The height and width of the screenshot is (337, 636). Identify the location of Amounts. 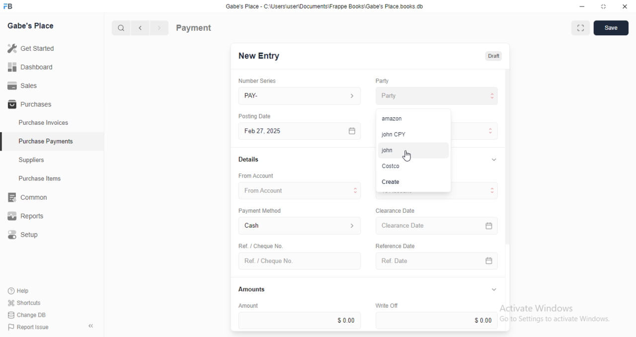
(249, 289).